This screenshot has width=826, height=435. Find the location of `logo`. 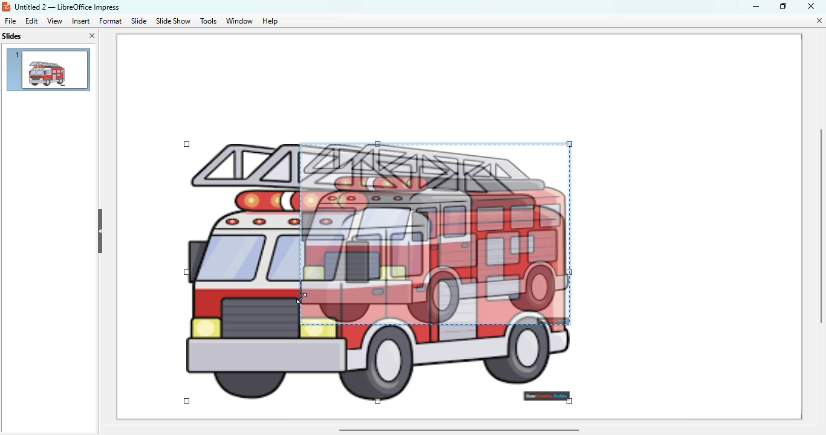

logo is located at coordinates (5, 7).